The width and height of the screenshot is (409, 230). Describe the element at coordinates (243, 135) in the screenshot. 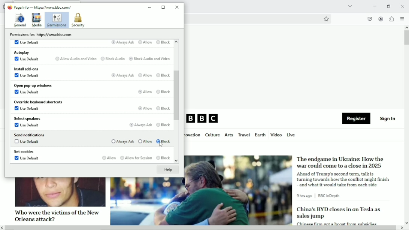

I see `Travel` at that location.